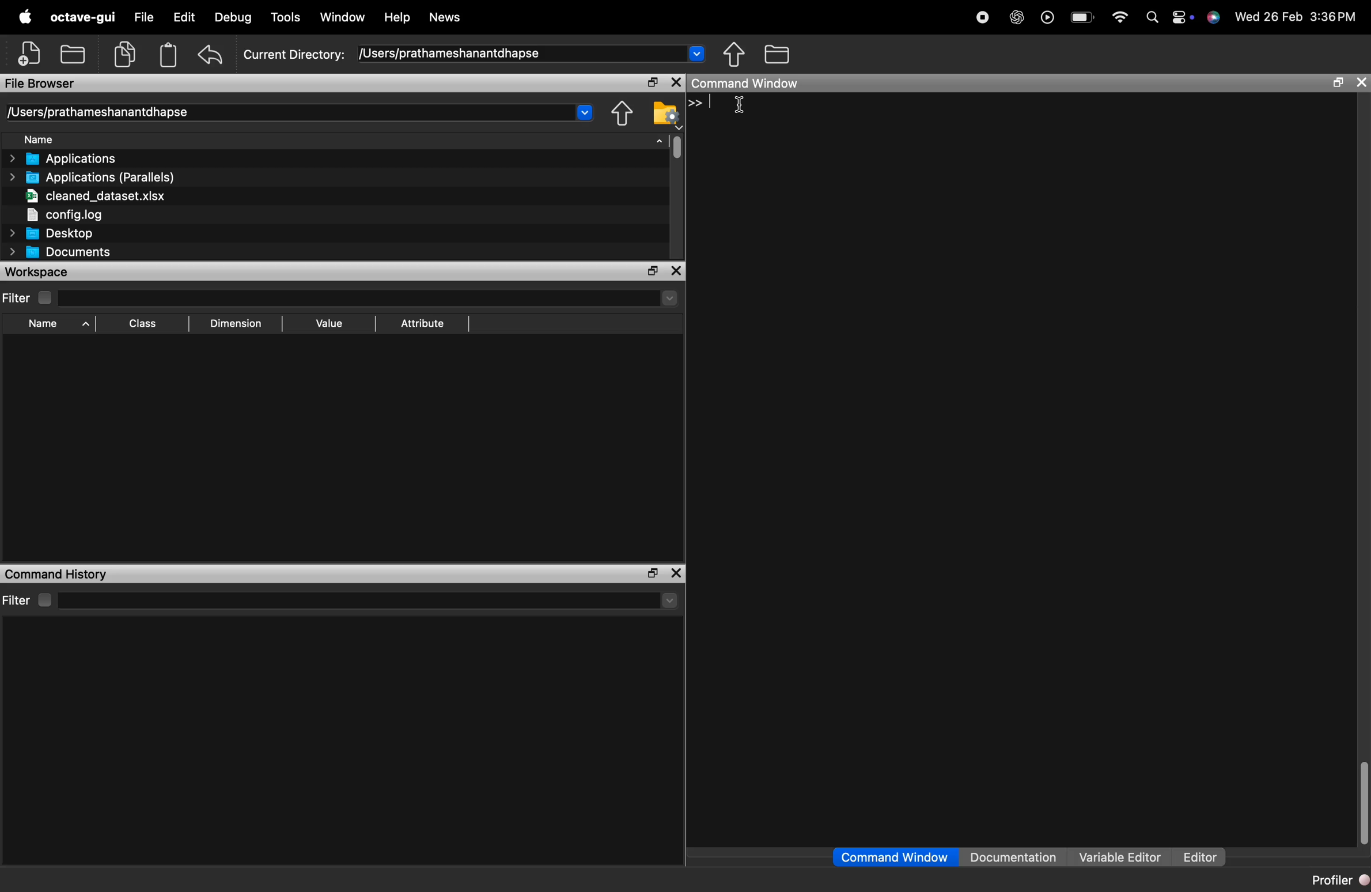 This screenshot has height=892, width=1371. Describe the element at coordinates (326, 326) in the screenshot. I see `Value` at that location.